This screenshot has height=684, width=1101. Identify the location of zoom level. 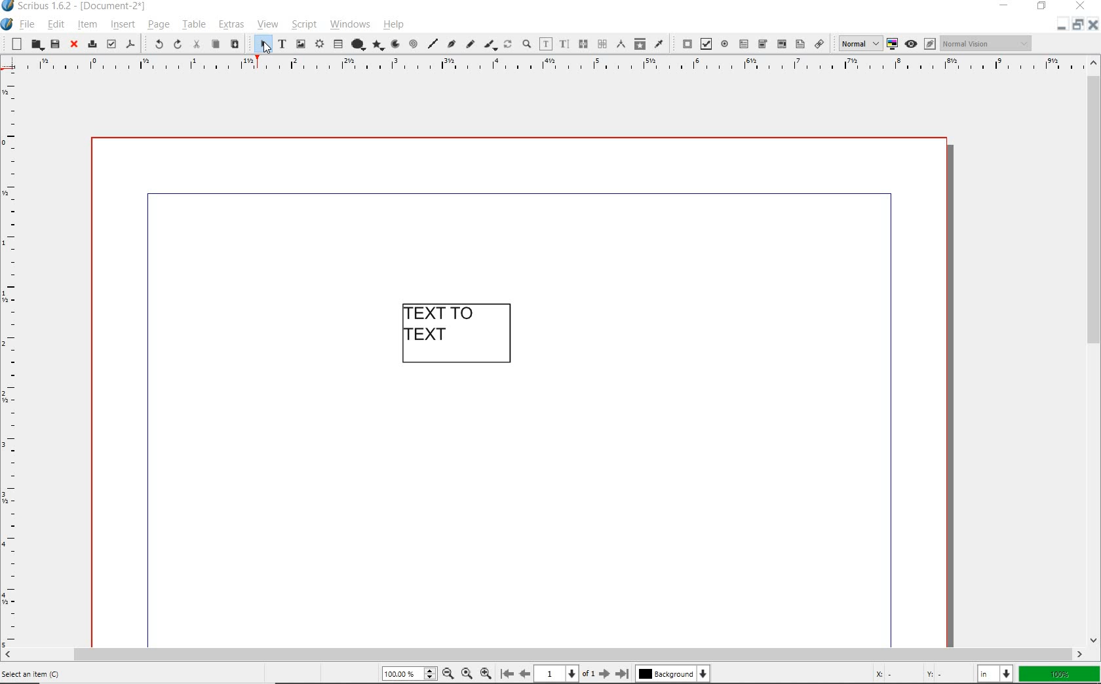
(412, 675).